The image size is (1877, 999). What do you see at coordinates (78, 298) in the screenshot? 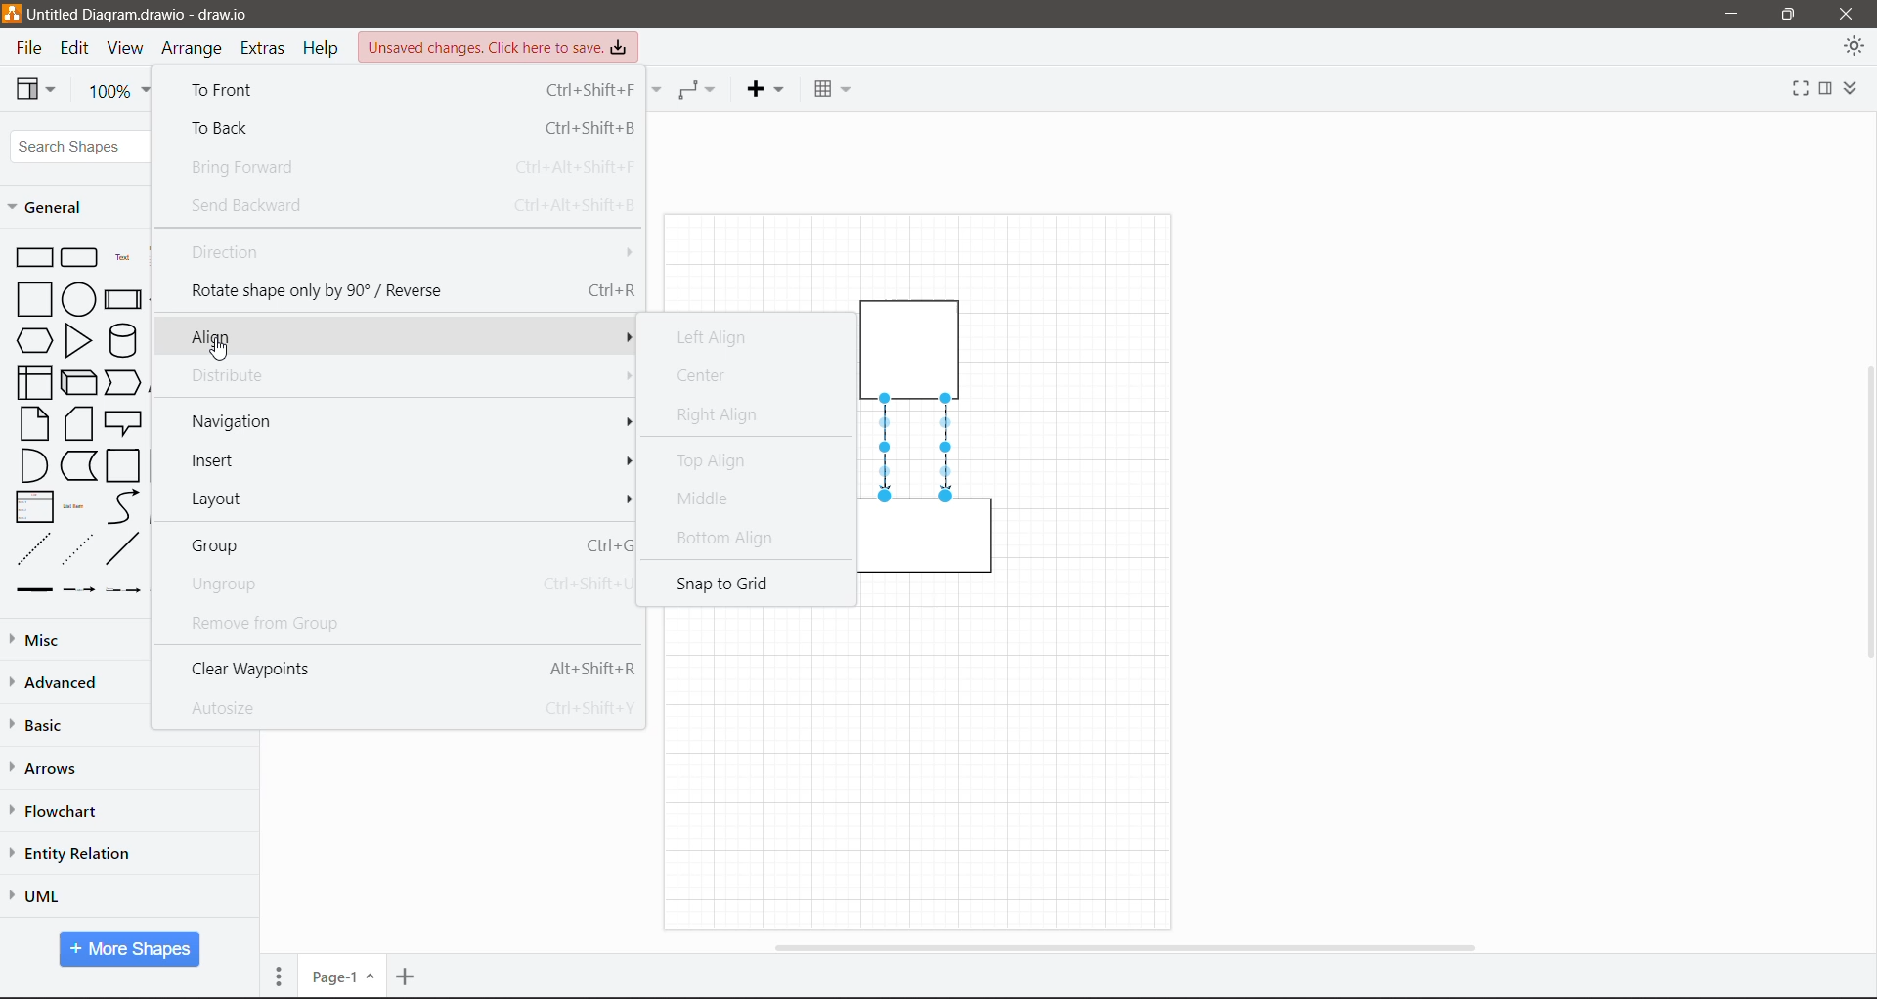
I see `Circle` at bounding box center [78, 298].